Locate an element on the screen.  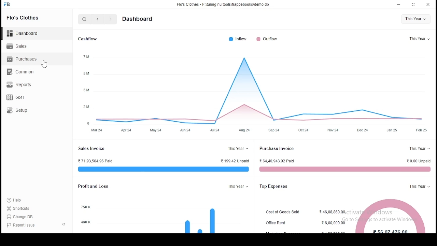
Outflow legend is located at coordinates (267, 39).